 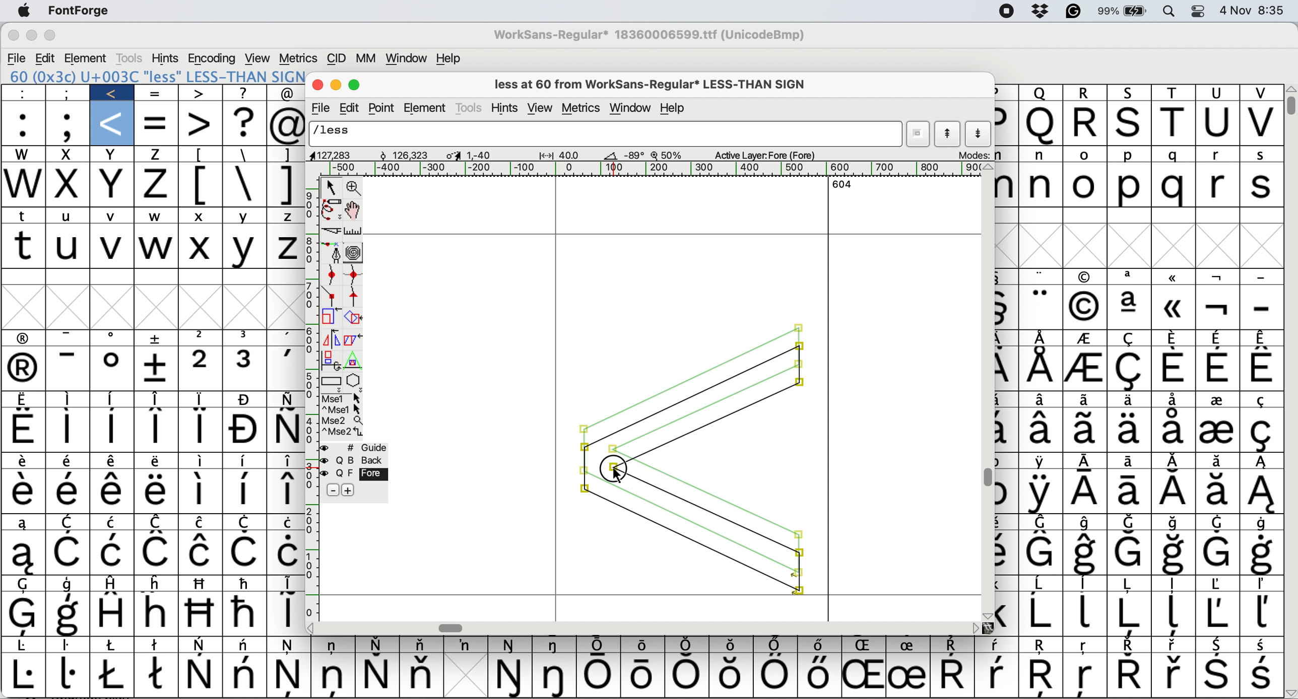 I want to click on Symbol, so click(x=863, y=675).